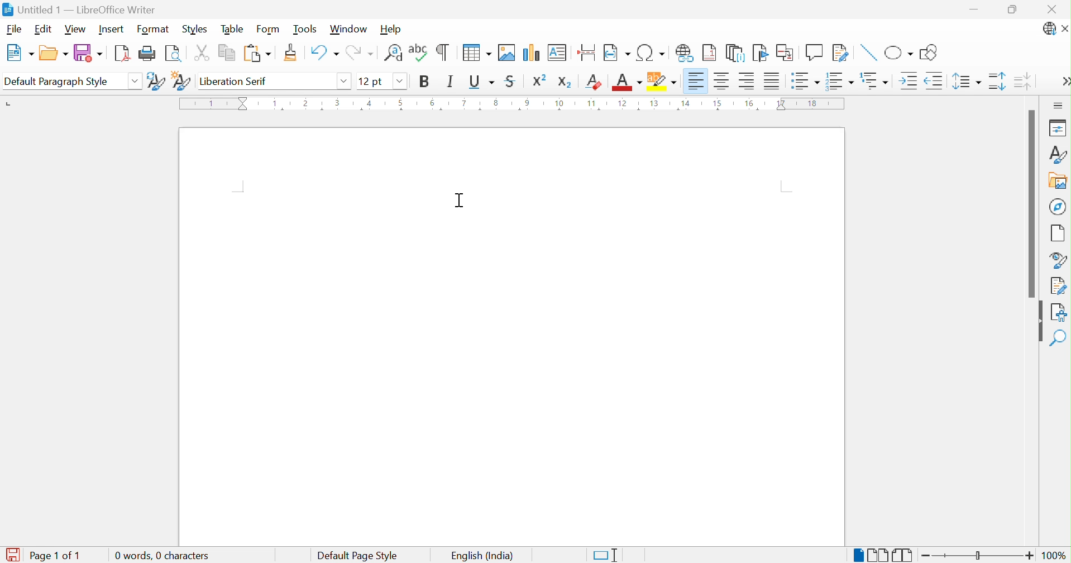 The image size is (1071, 563). What do you see at coordinates (44, 30) in the screenshot?
I see `Edit` at bounding box center [44, 30].